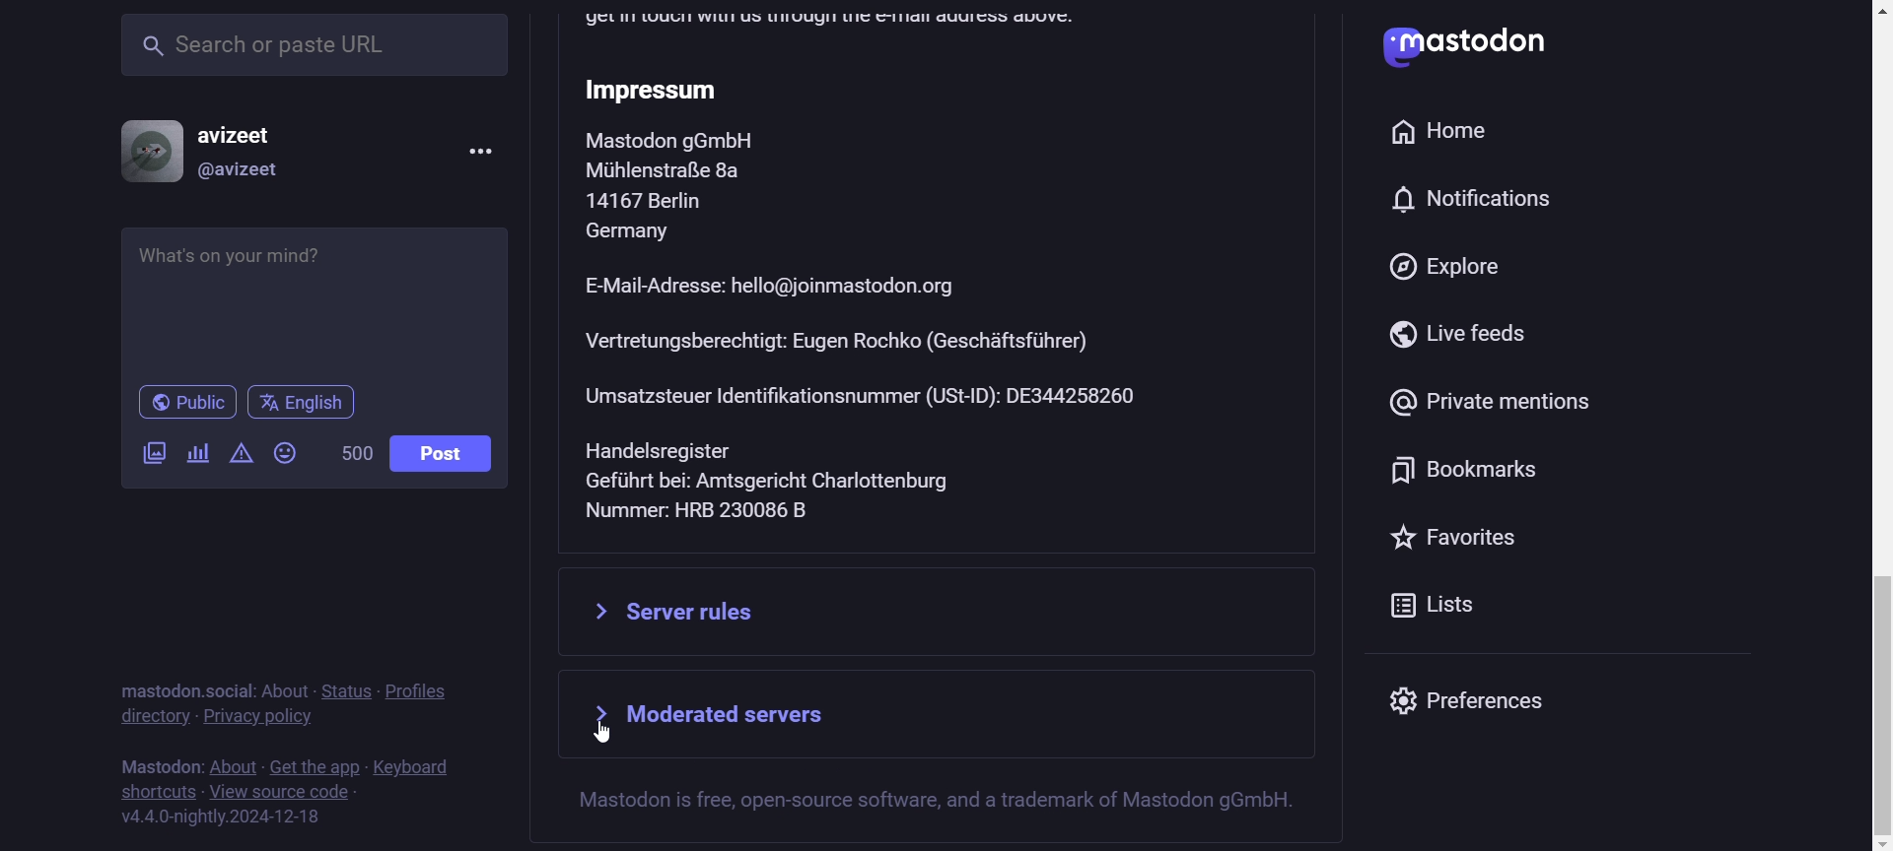 The height and width of the screenshot is (851, 1893). Describe the element at coordinates (316, 300) in the screenshot. I see `whats on your mind` at that location.